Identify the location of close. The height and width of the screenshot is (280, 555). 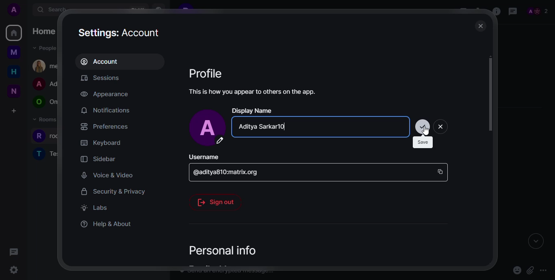
(480, 26).